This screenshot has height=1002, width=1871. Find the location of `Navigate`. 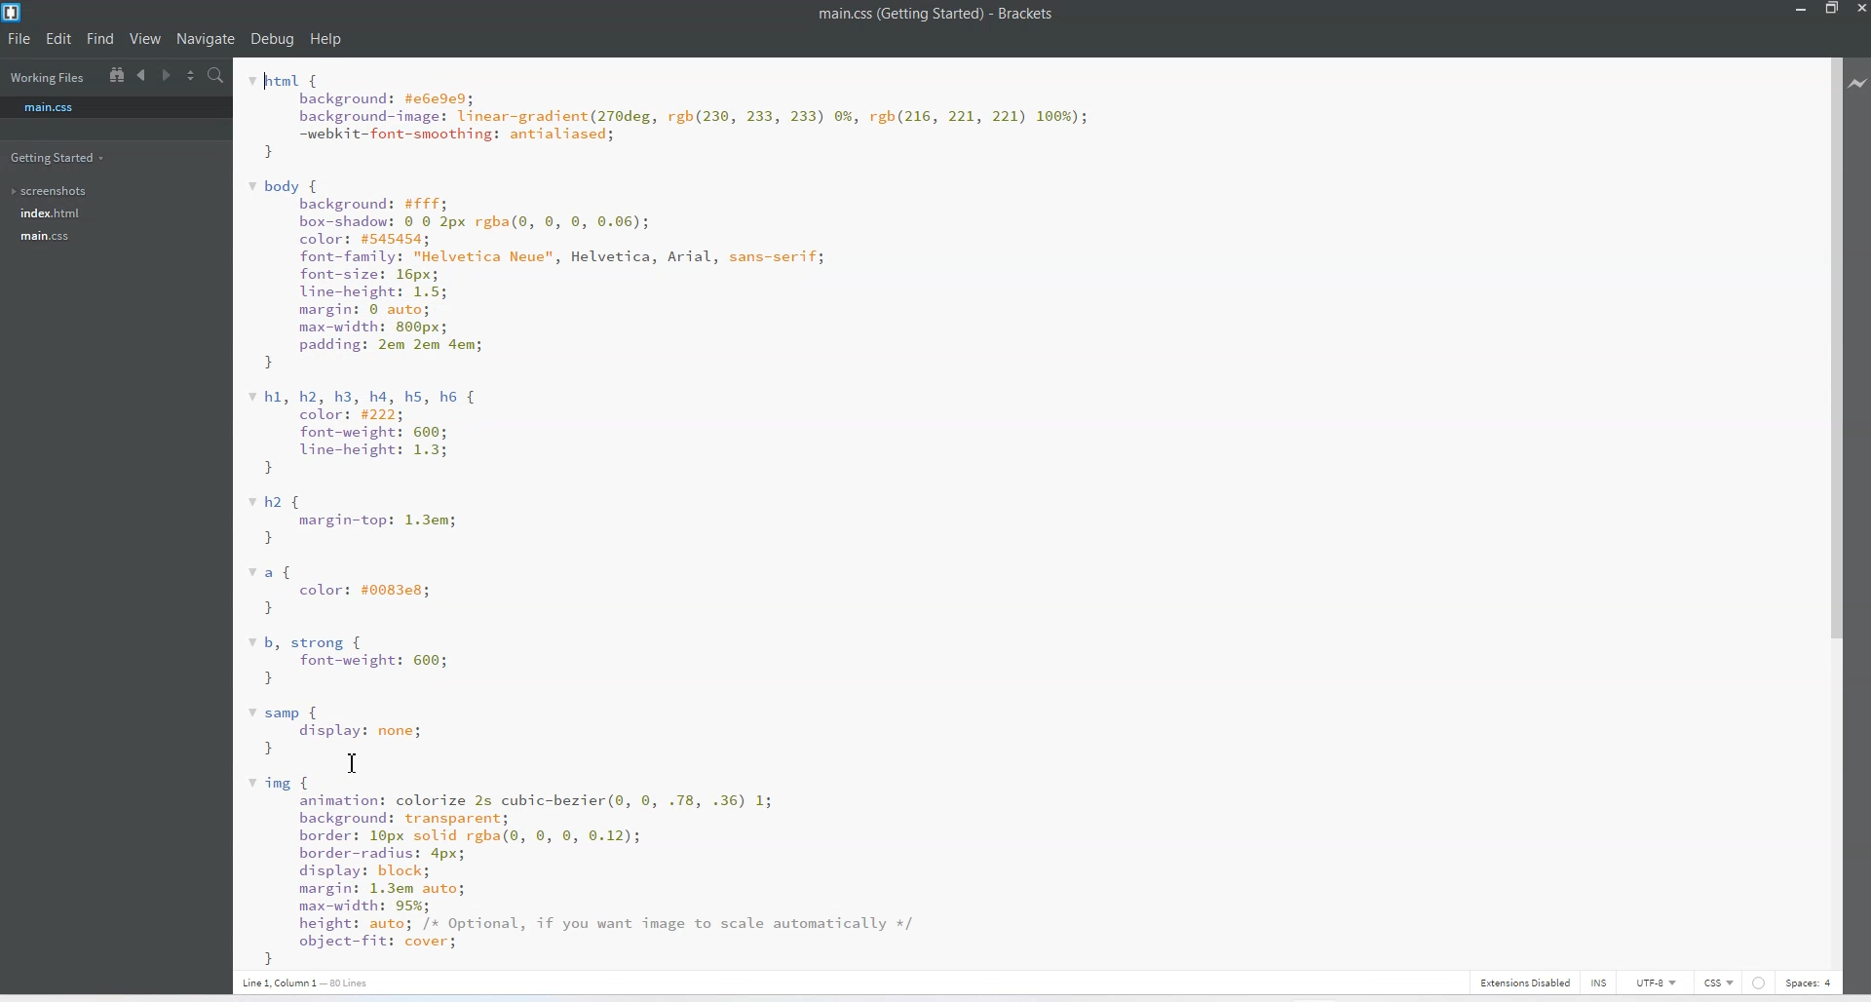

Navigate is located at coordinates (206, 39).